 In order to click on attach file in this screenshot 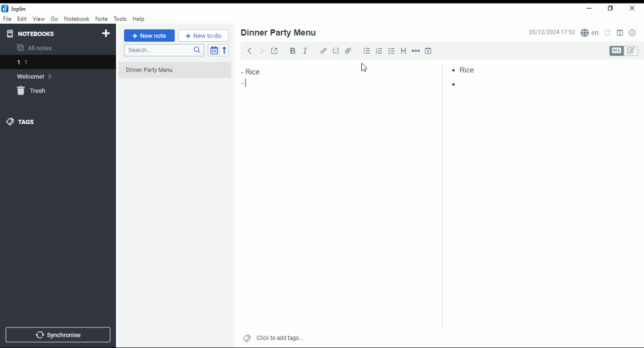, I will do `click(350, 50)`.